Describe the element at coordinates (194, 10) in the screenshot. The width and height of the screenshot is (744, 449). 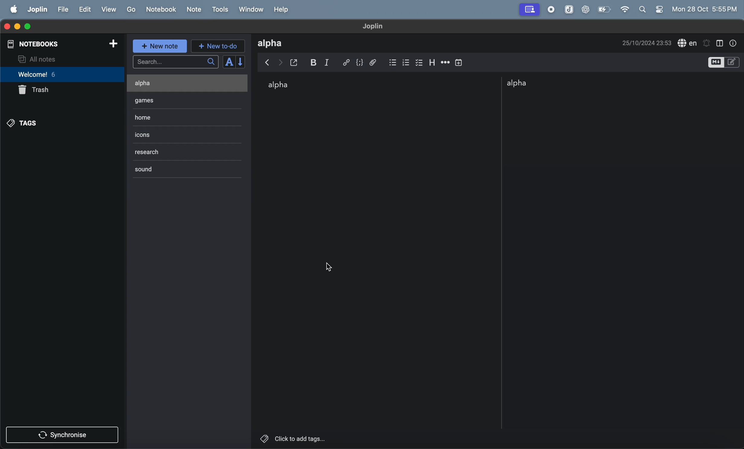
I see `note` at that location.